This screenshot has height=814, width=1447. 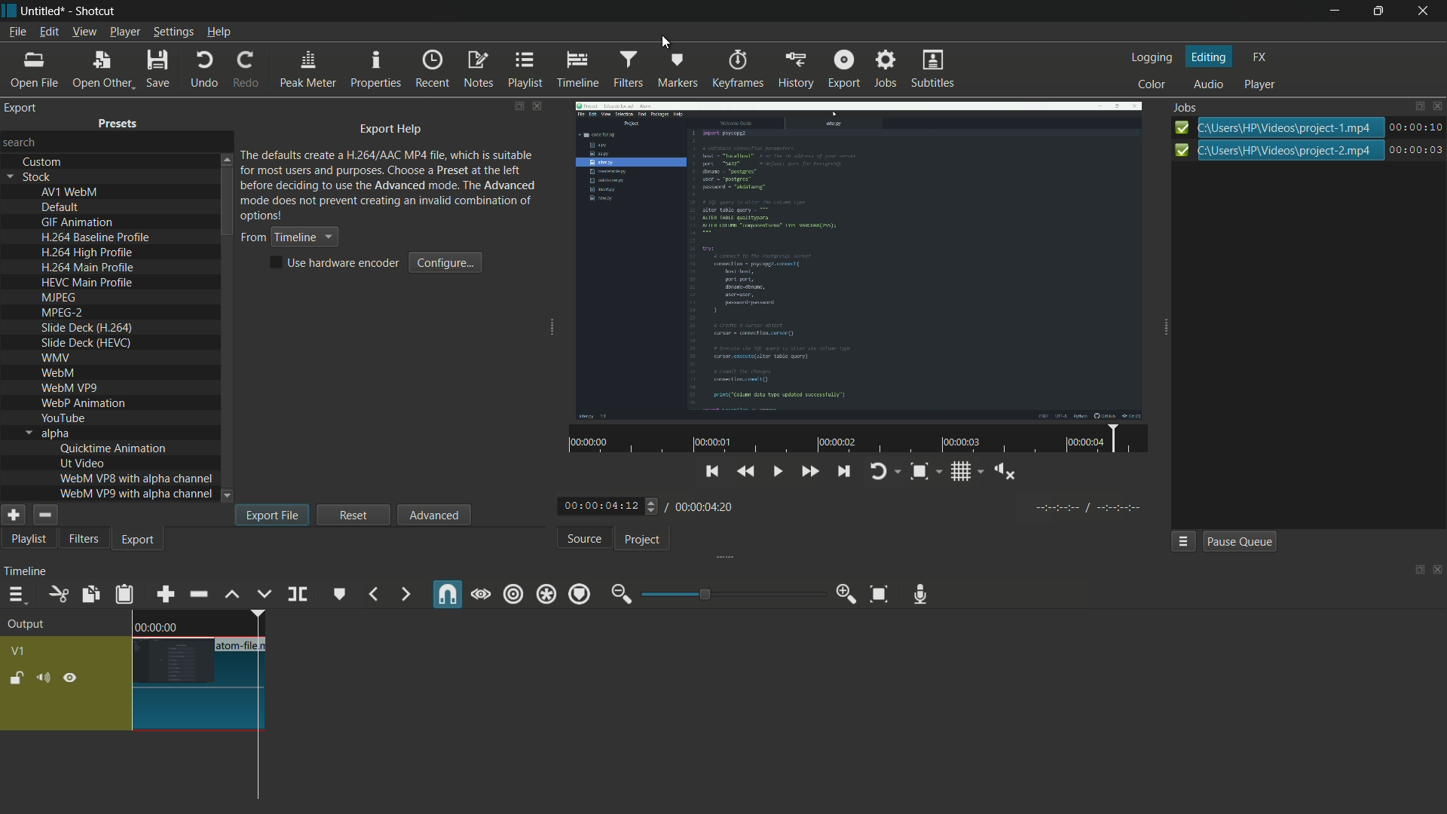 What do you see at coordinates (37, 68) in the screenshot?
I see `open file` at bounding box center [37, 68].